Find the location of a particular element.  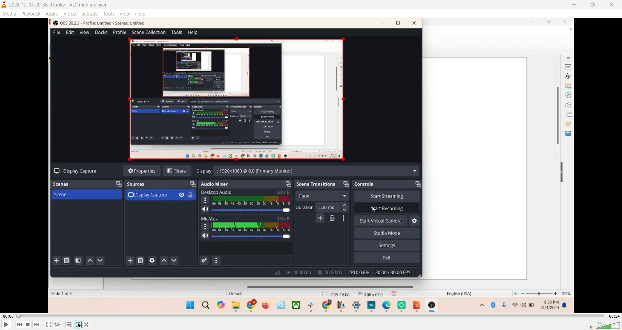

fullscreen is located at coordinates (49, 325).